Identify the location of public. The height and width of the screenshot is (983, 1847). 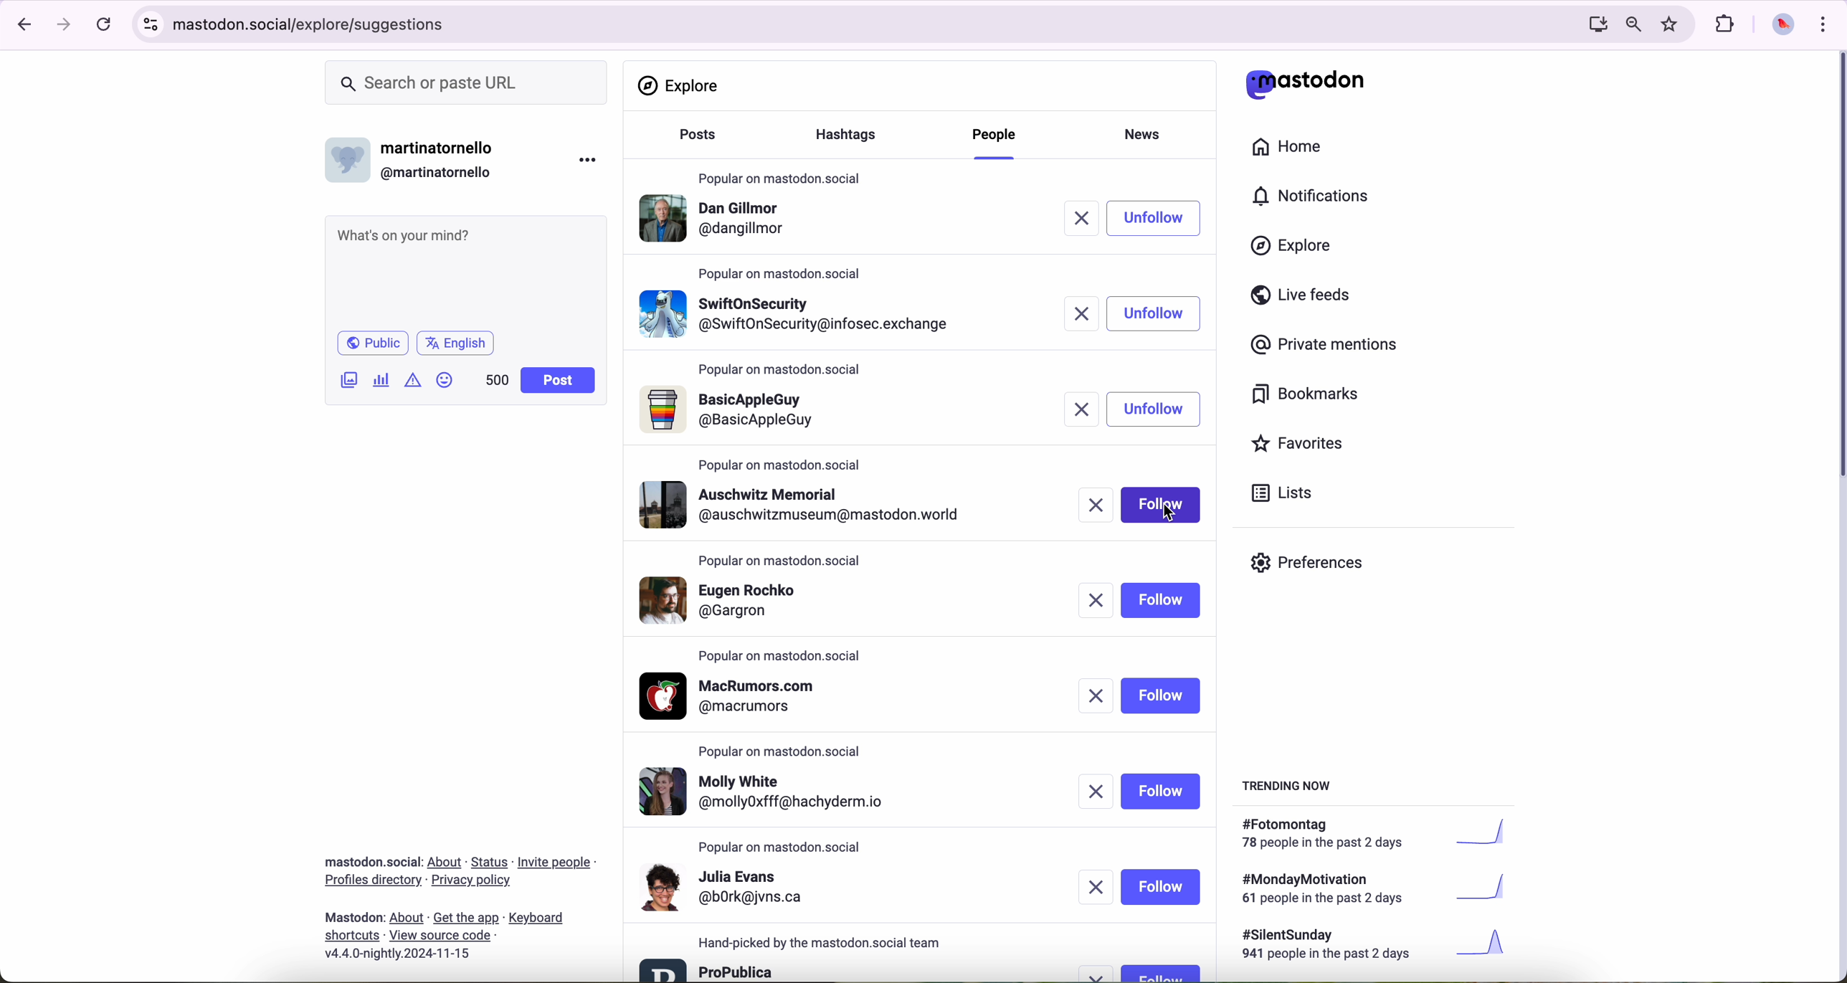
(371, 343).